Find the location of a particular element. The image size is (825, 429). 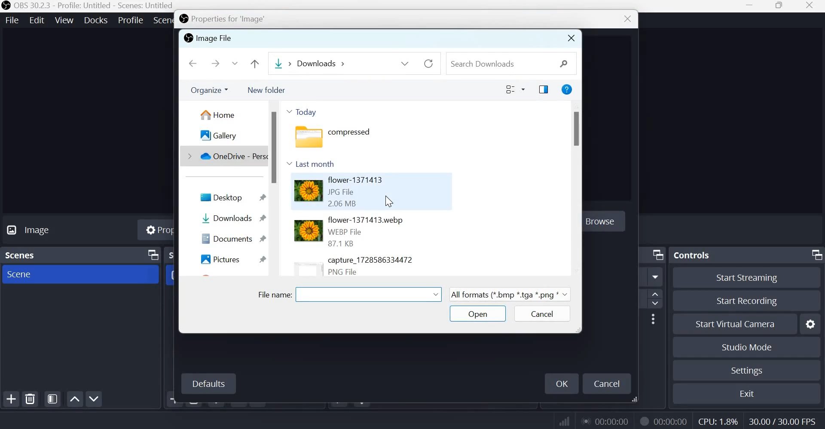

close is located at coordinates (812, 7).